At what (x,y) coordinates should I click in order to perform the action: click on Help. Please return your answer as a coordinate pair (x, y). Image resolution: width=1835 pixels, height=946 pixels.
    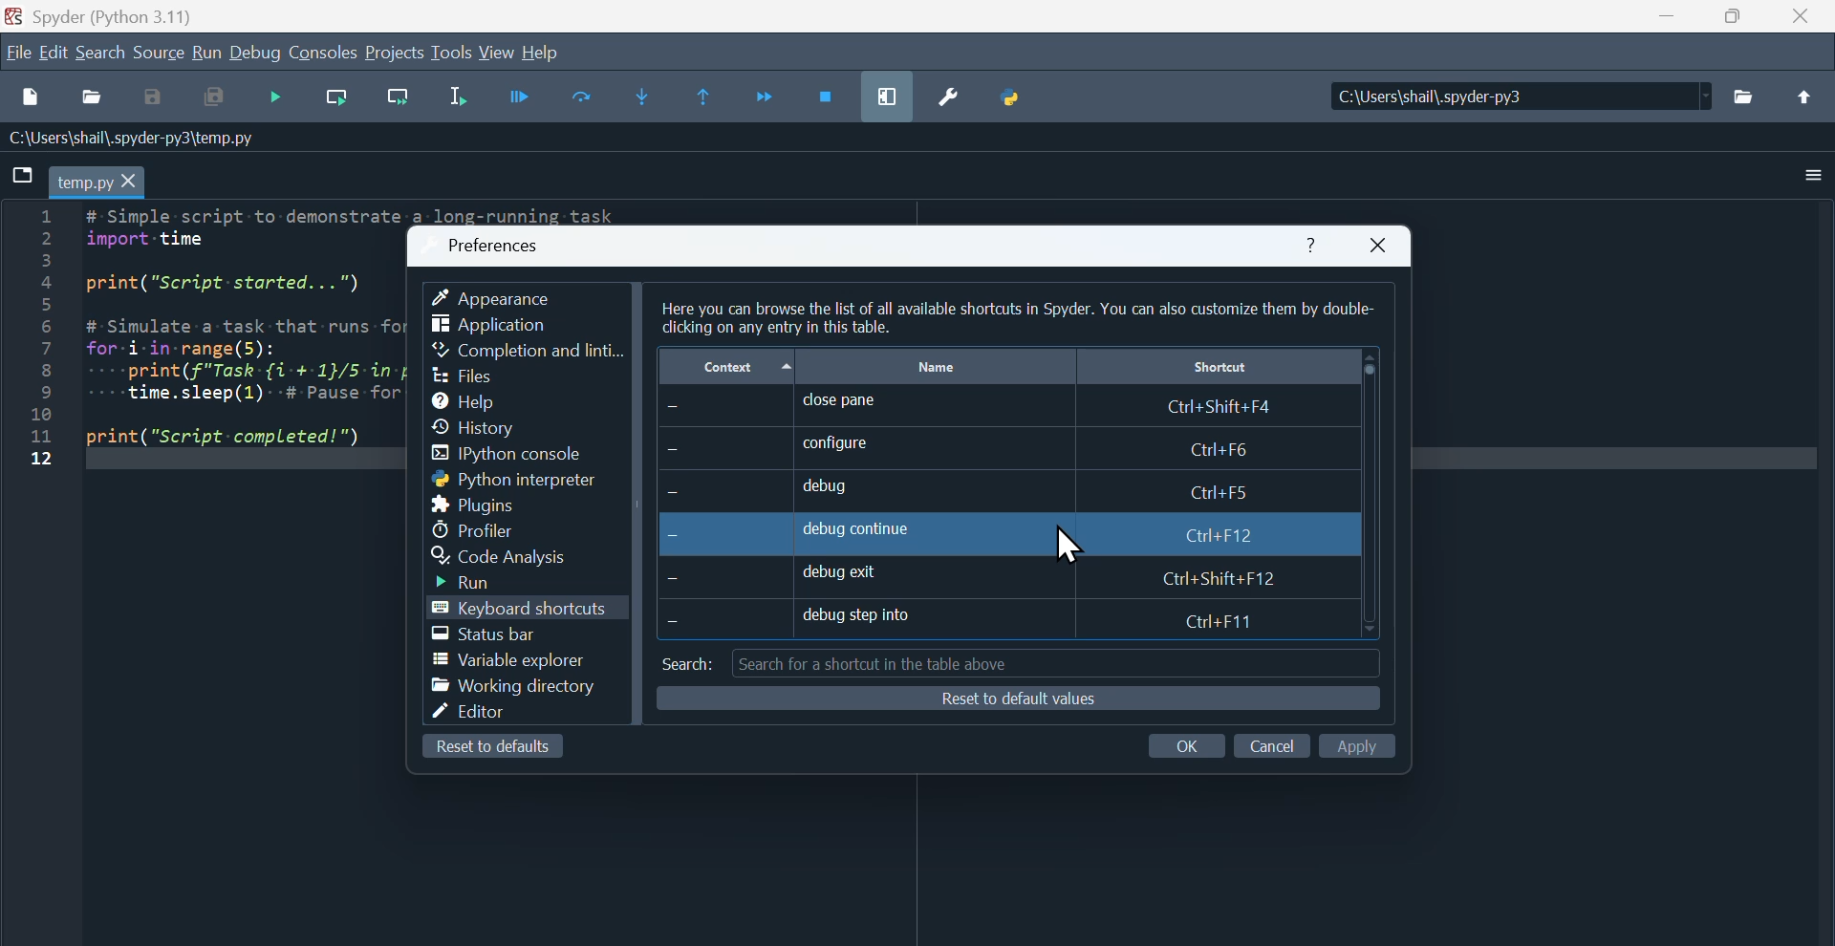
    Looking at the image, I should click on (479, 398).